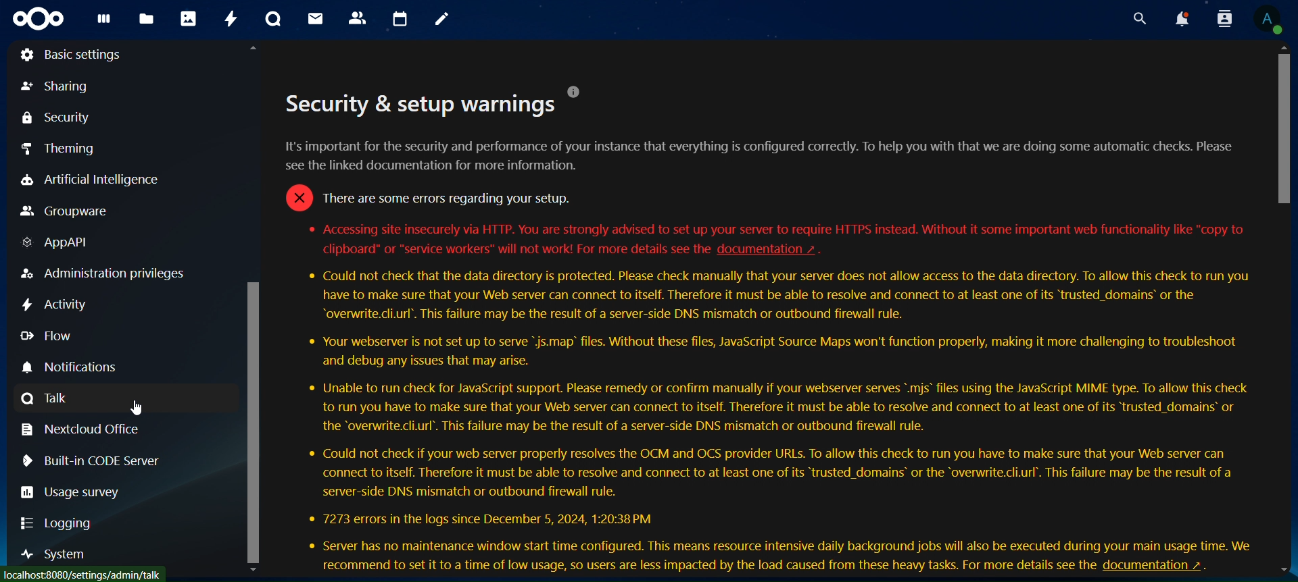 Image resolution: width=1298 pixels, height=582 pixels. I want to click on view profile, so click(1270, 20).